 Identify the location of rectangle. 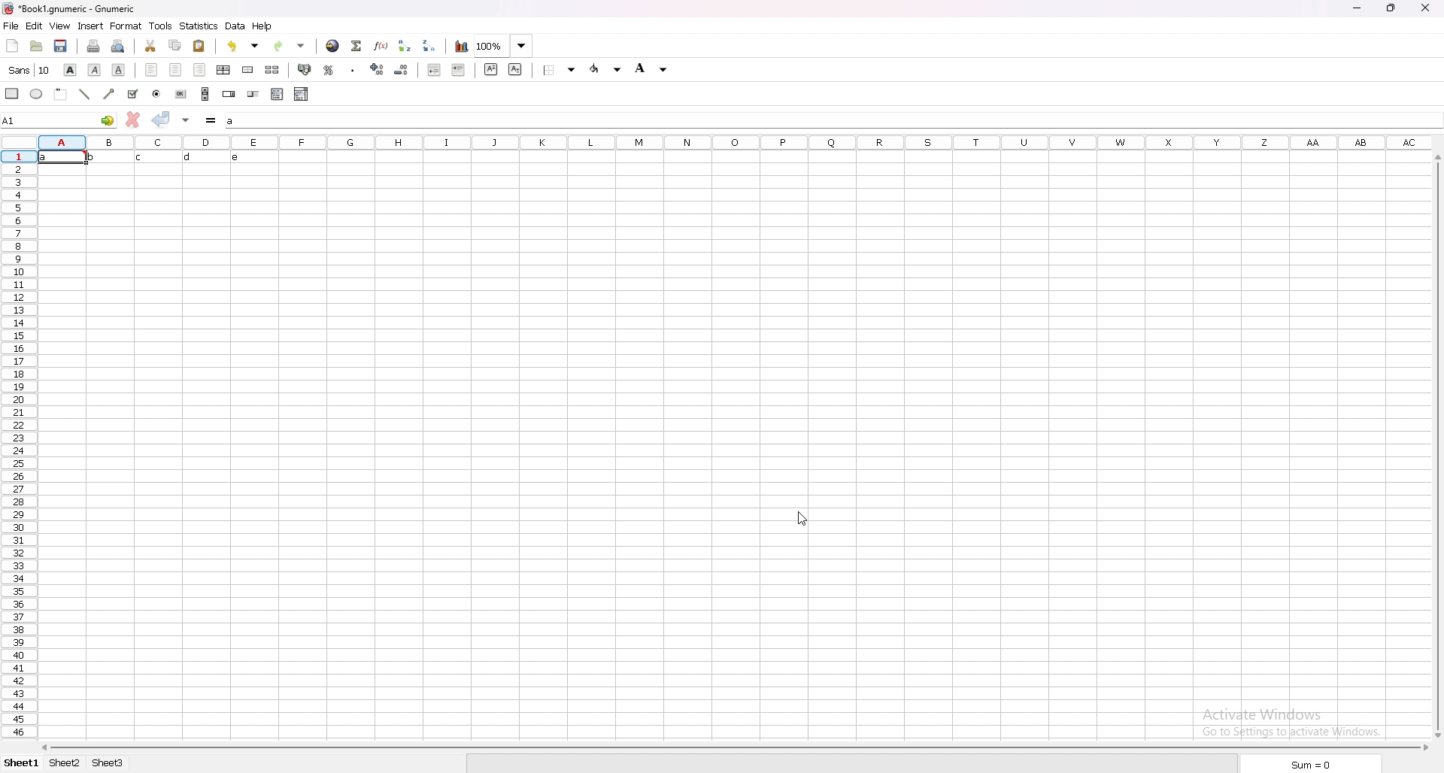
(13, 92).